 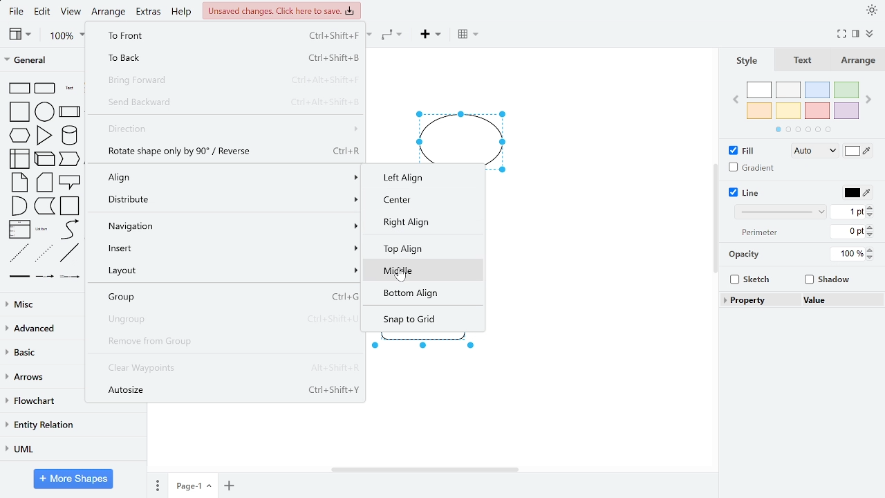 I want to click on Navigation, so click(x=225, y=226).